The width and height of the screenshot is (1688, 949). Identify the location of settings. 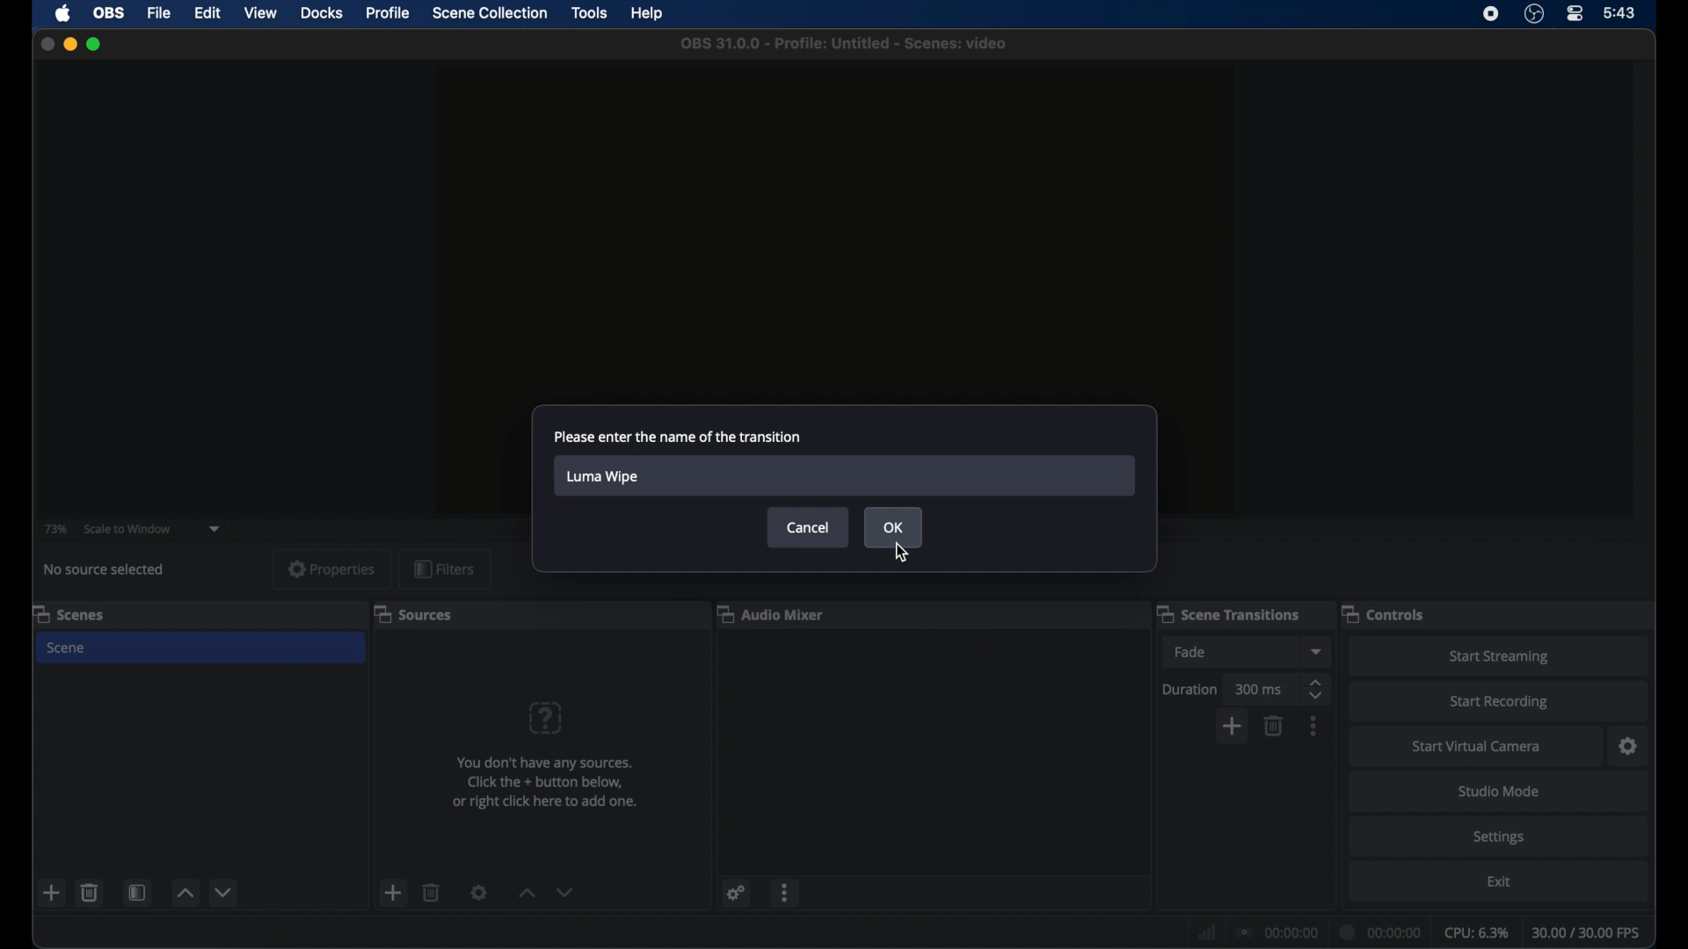
(1498, 837).